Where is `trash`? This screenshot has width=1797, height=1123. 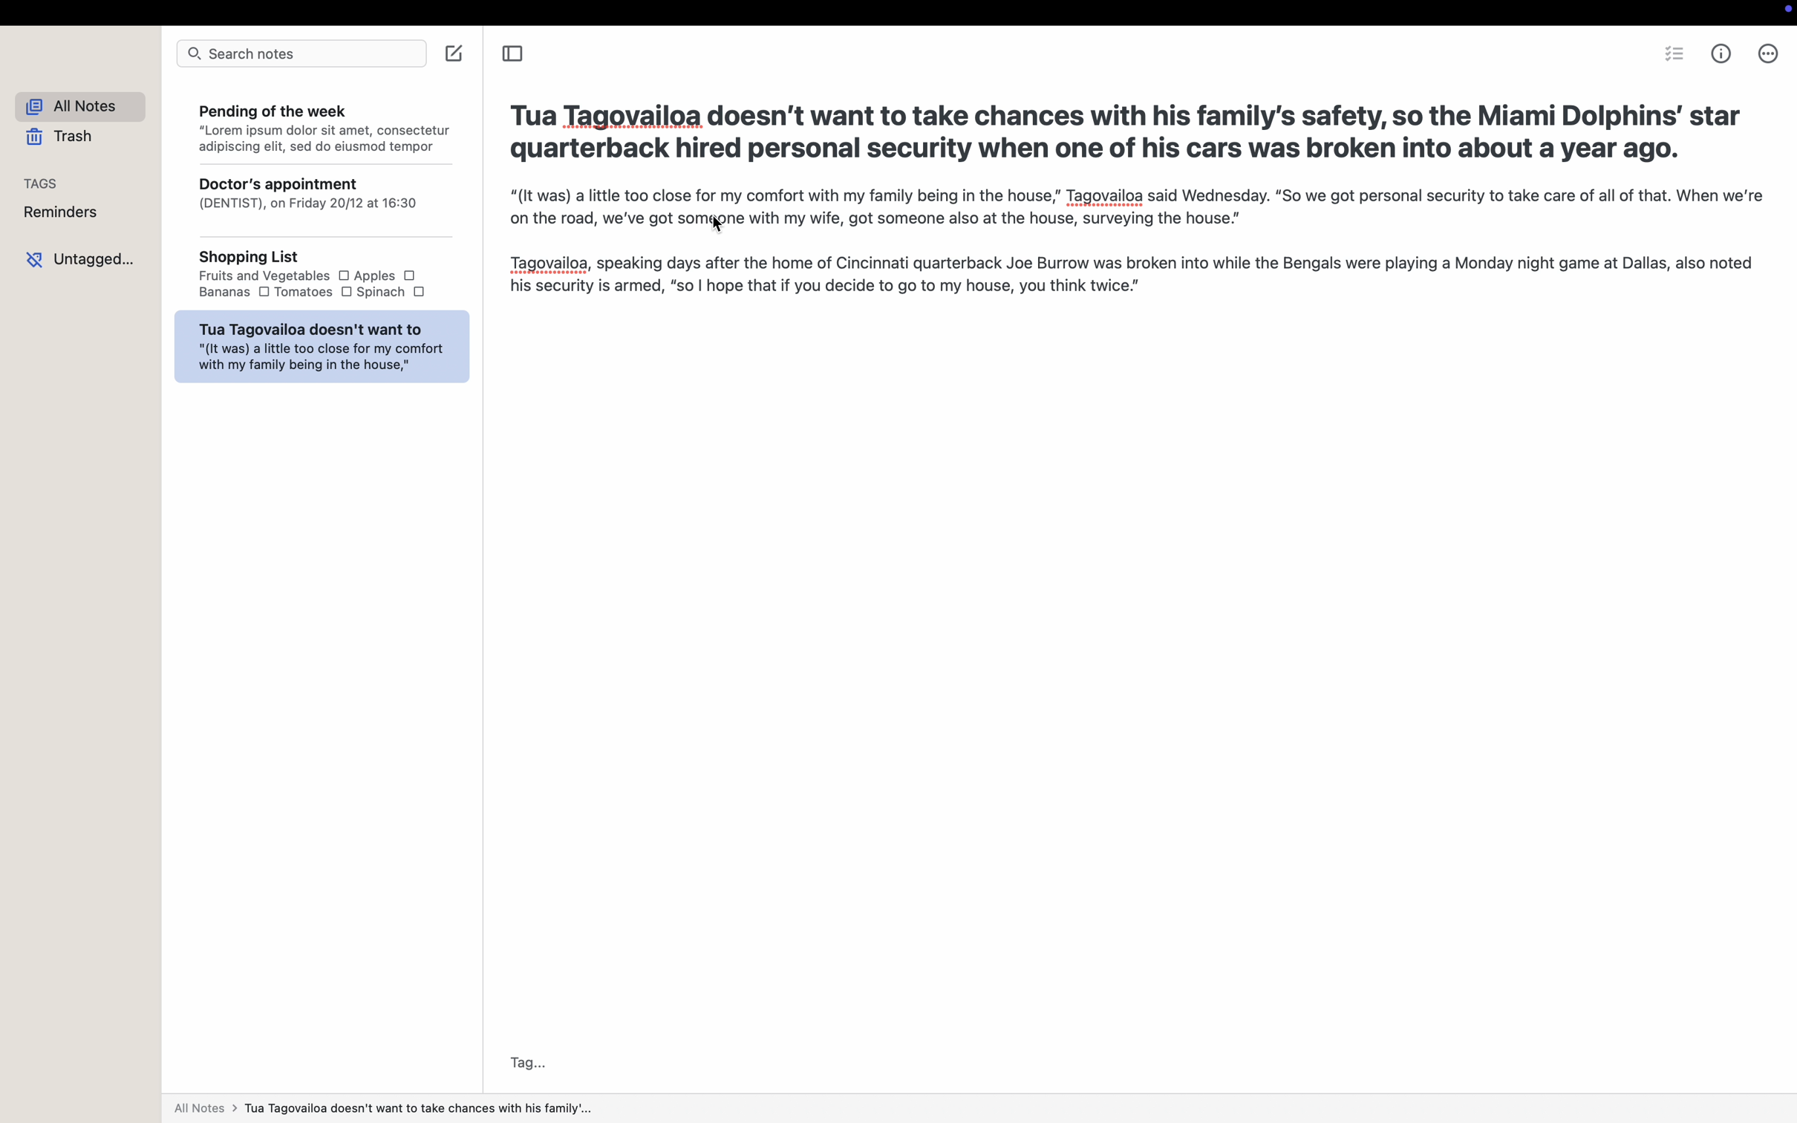
trash is located at coordinates (59, 137).